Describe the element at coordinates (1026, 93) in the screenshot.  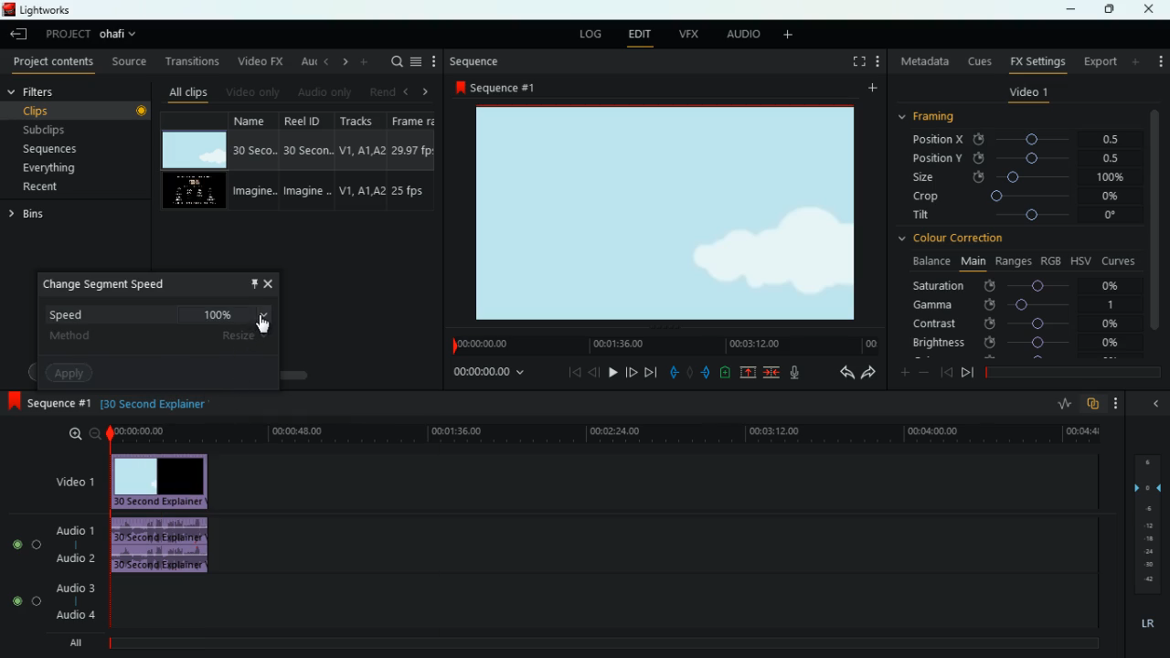
I see `video 1` at that location.